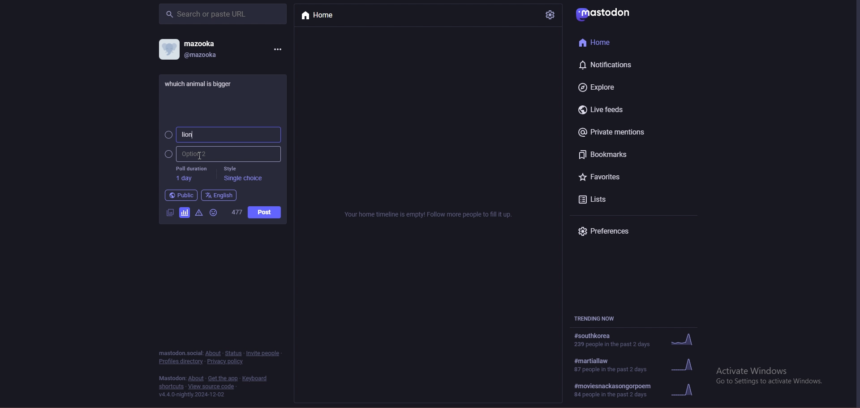  What do you see at coordinates (172, 386) in the screenshot?
I see `shortcuts` at bounding box center [172, 386].